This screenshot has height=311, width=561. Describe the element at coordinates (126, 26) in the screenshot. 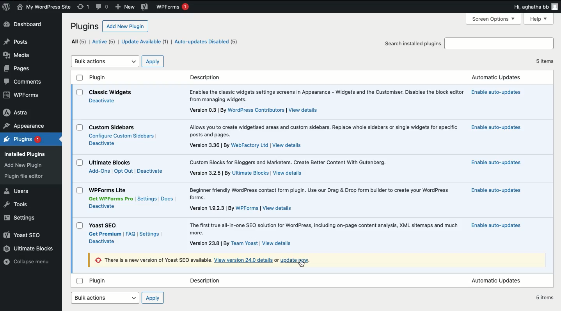

I see `Add new plugin` at that location.